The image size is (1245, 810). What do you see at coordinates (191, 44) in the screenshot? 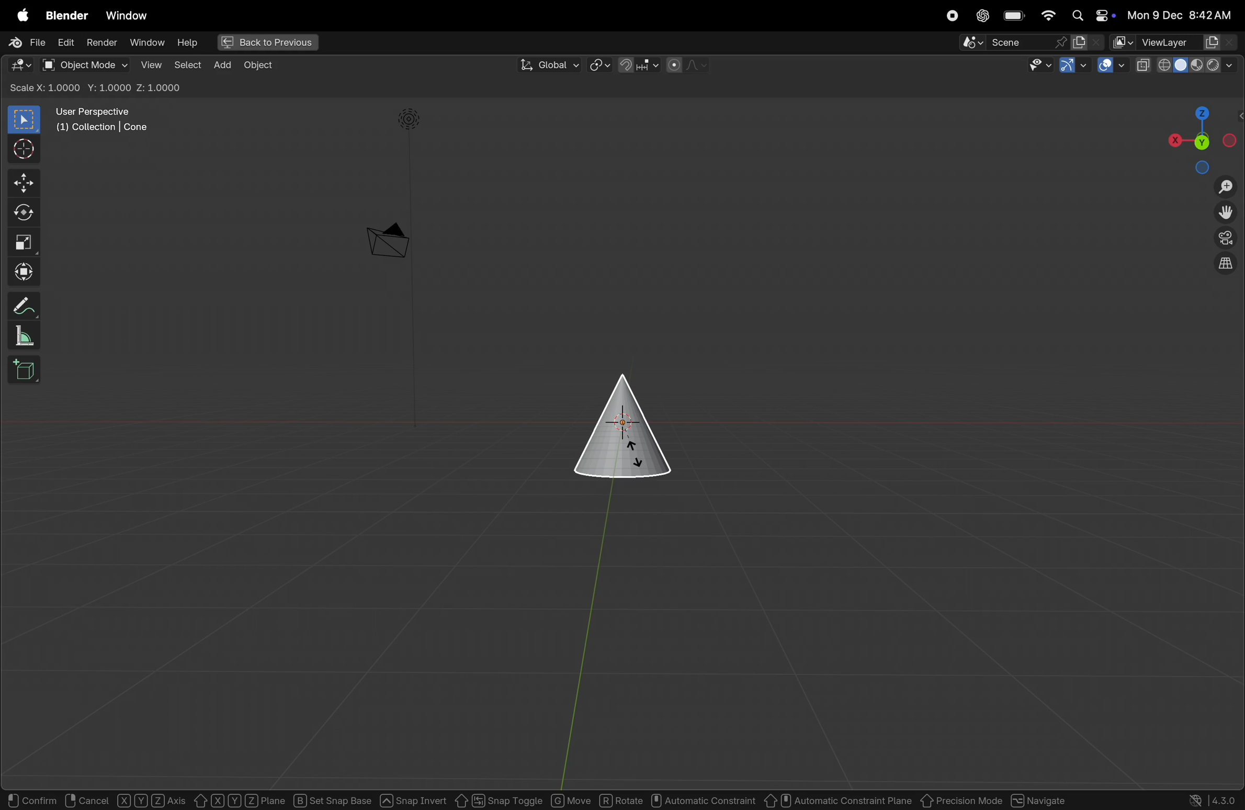
I see `help` at bounding box center [191, 44].